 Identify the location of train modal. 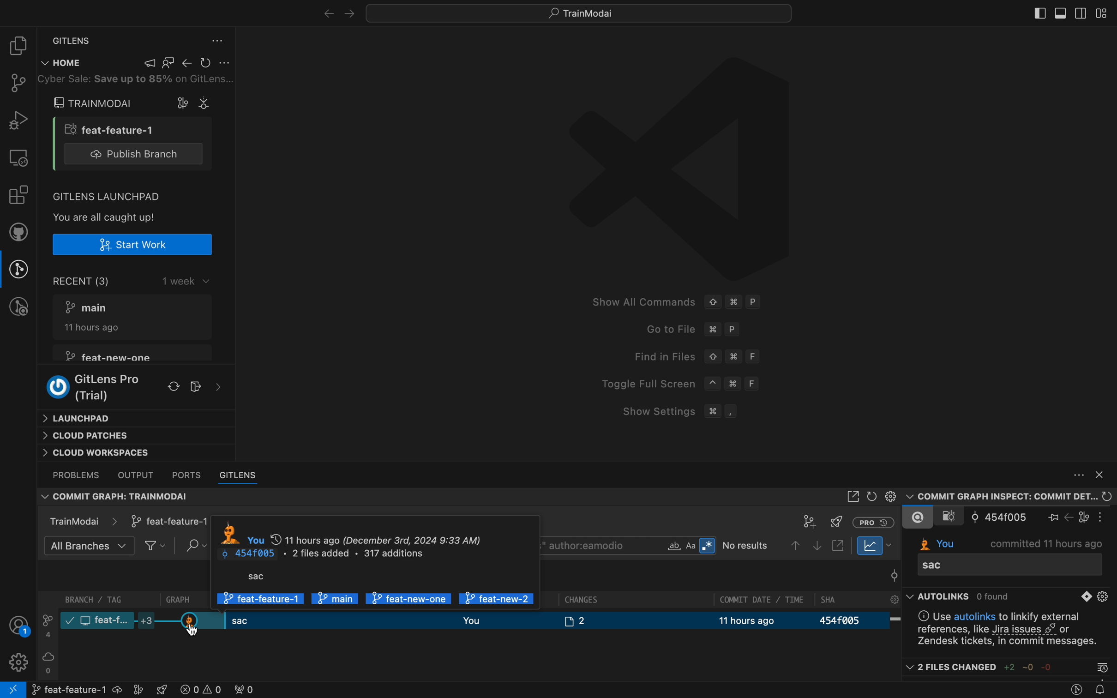
(95, 103).